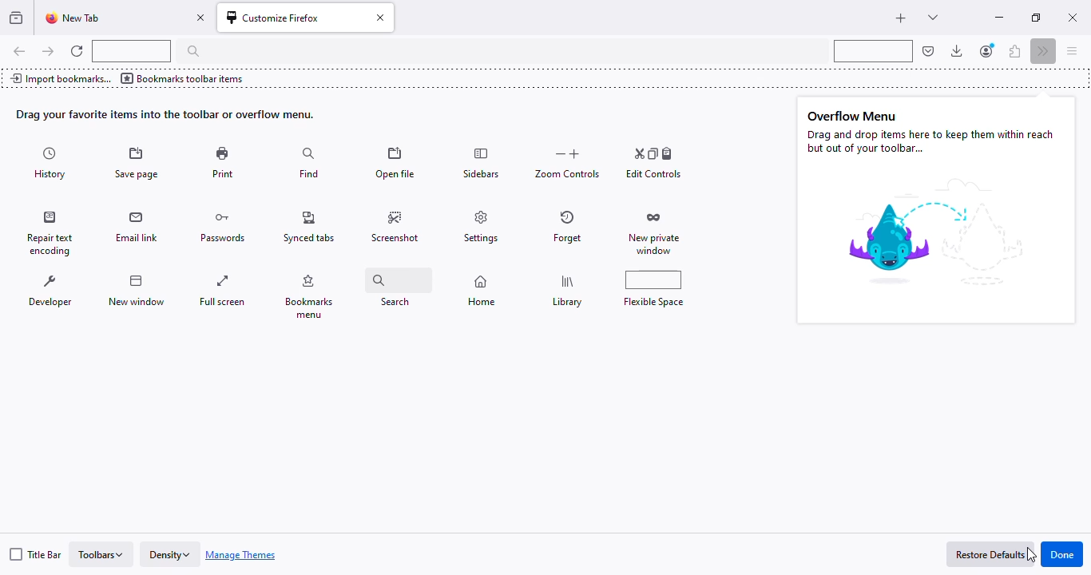 The height and width of the screenshot is (575, 1091). I want to click on view recent browsing across windows and devices., so click(16, 18).